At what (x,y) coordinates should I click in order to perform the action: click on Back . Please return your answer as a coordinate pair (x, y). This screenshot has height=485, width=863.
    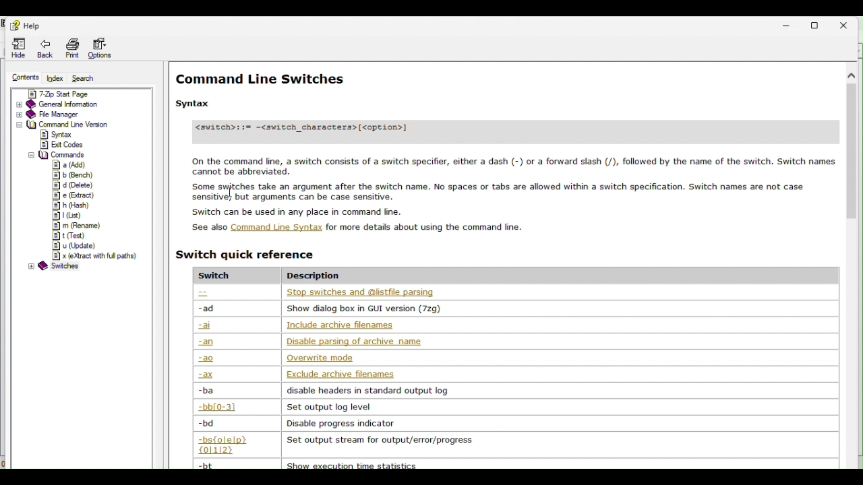
    Looking at the image, I should click on (48, 47).